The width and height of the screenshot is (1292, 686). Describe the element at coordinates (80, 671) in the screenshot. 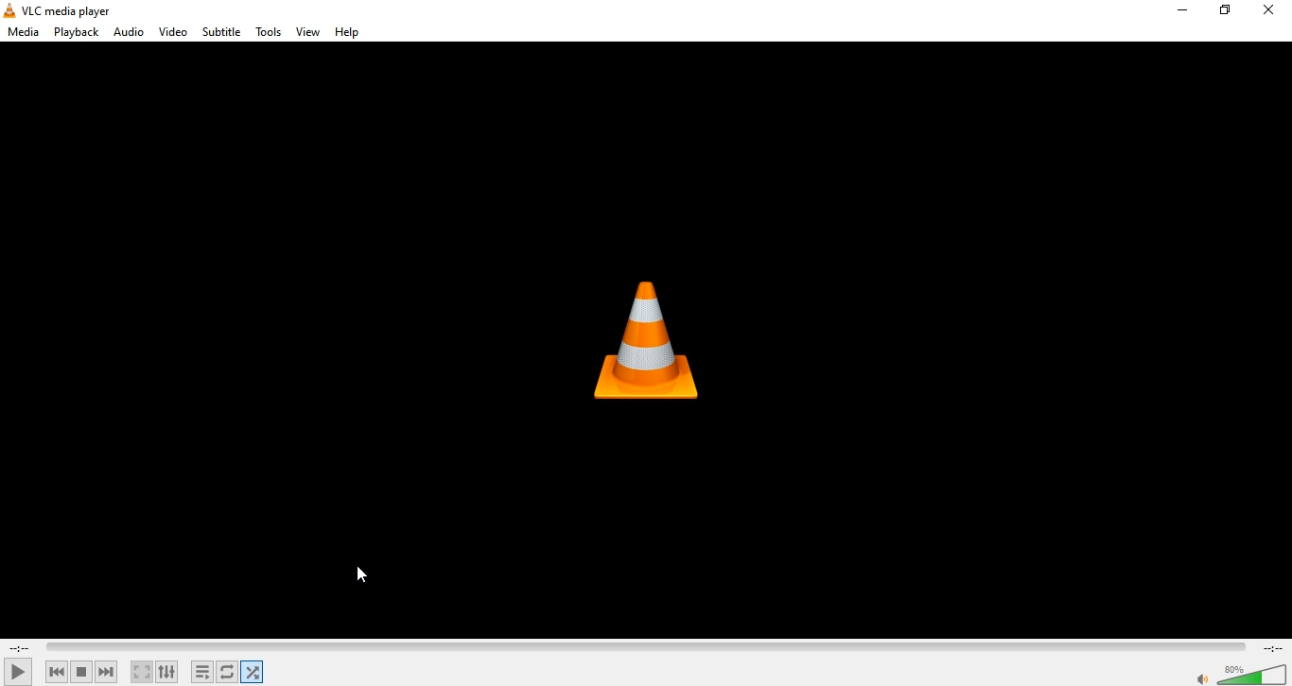

I see `stop playback` at that location.